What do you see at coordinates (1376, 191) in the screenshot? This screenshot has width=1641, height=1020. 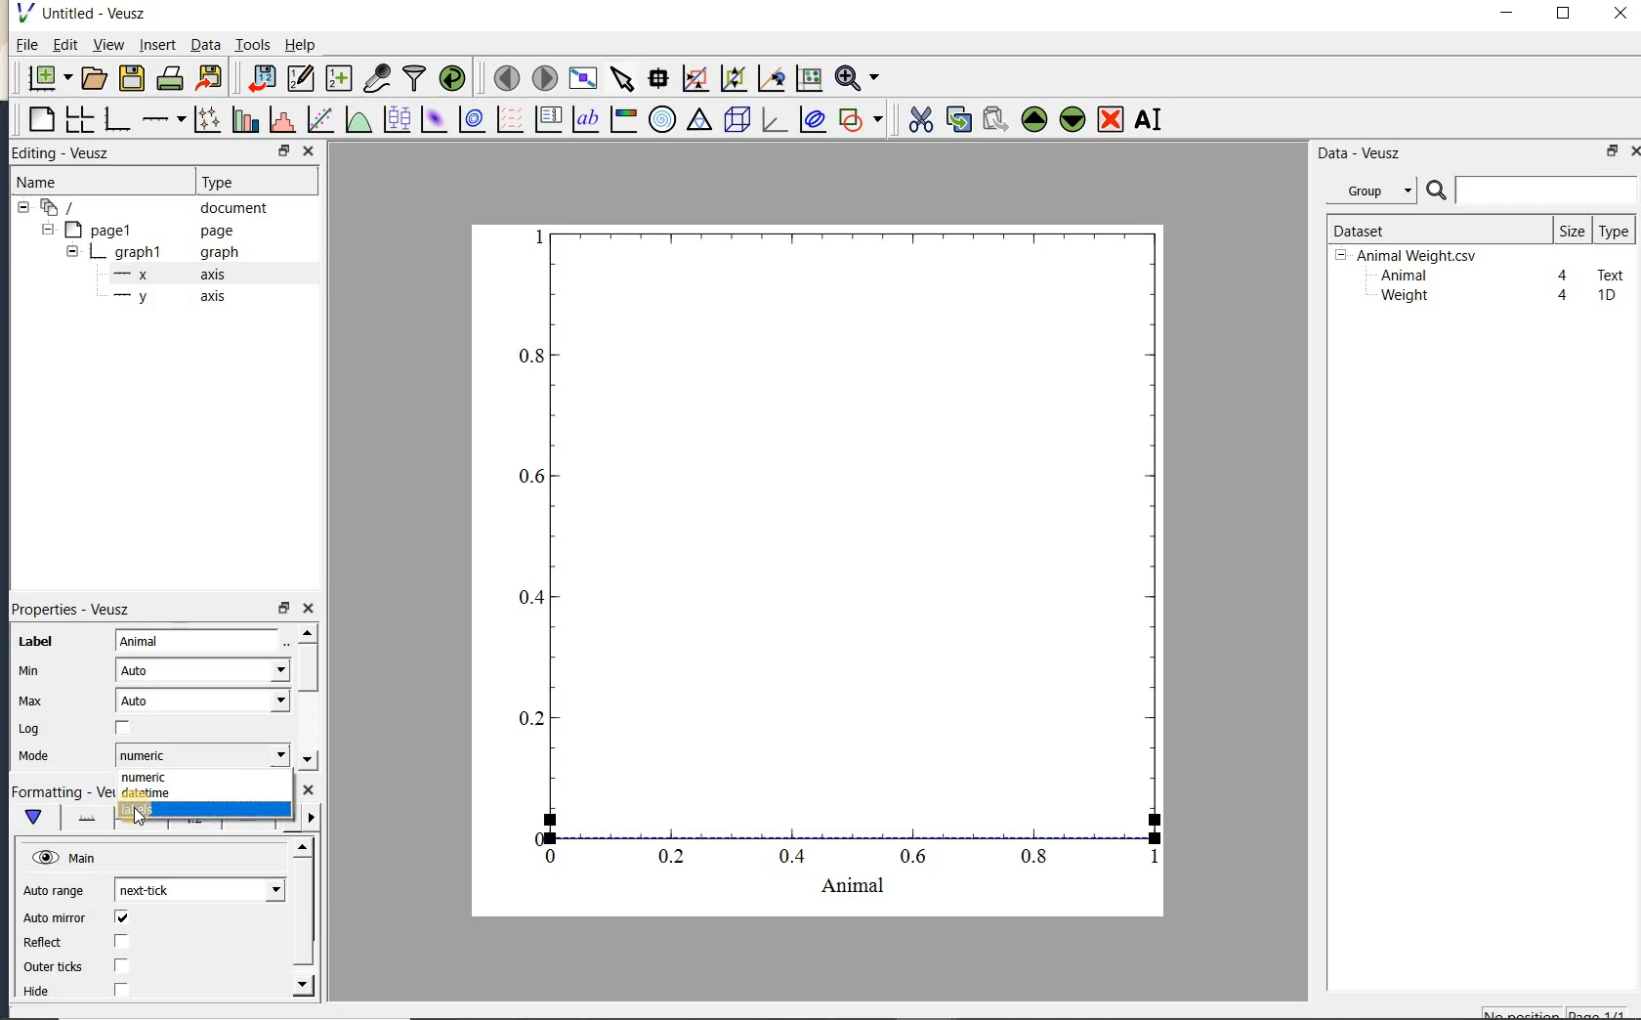 I see `Data - Veusz` at bounding box center [1376, 191].